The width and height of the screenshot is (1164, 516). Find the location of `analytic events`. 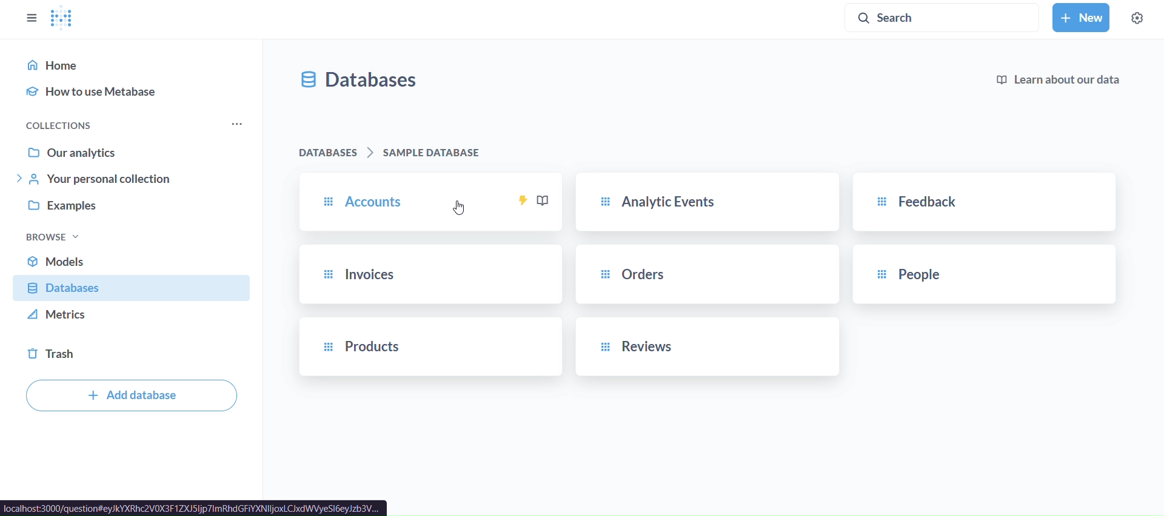

analytic events is located at coordinates (707, 200).